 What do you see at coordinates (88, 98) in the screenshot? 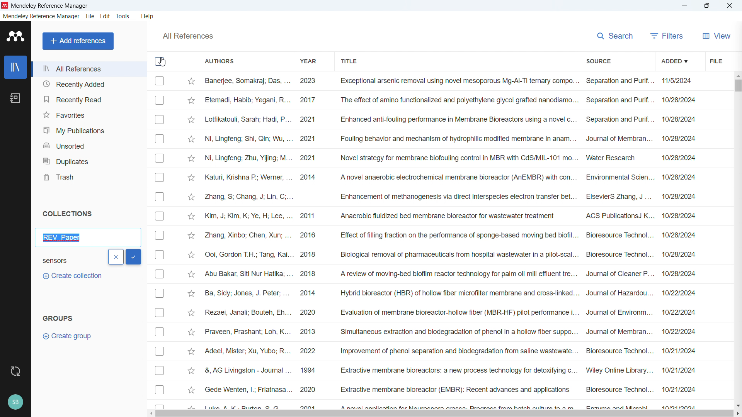
I see `Recently read ` at bounding box center [88, 98].